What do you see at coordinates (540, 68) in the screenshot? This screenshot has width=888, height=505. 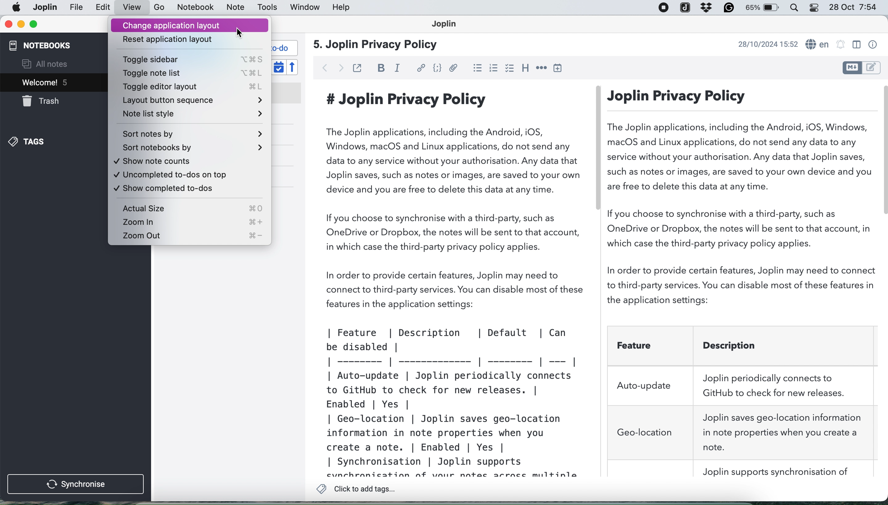 I see `horizontal rule` at bounding box center [540, 68].